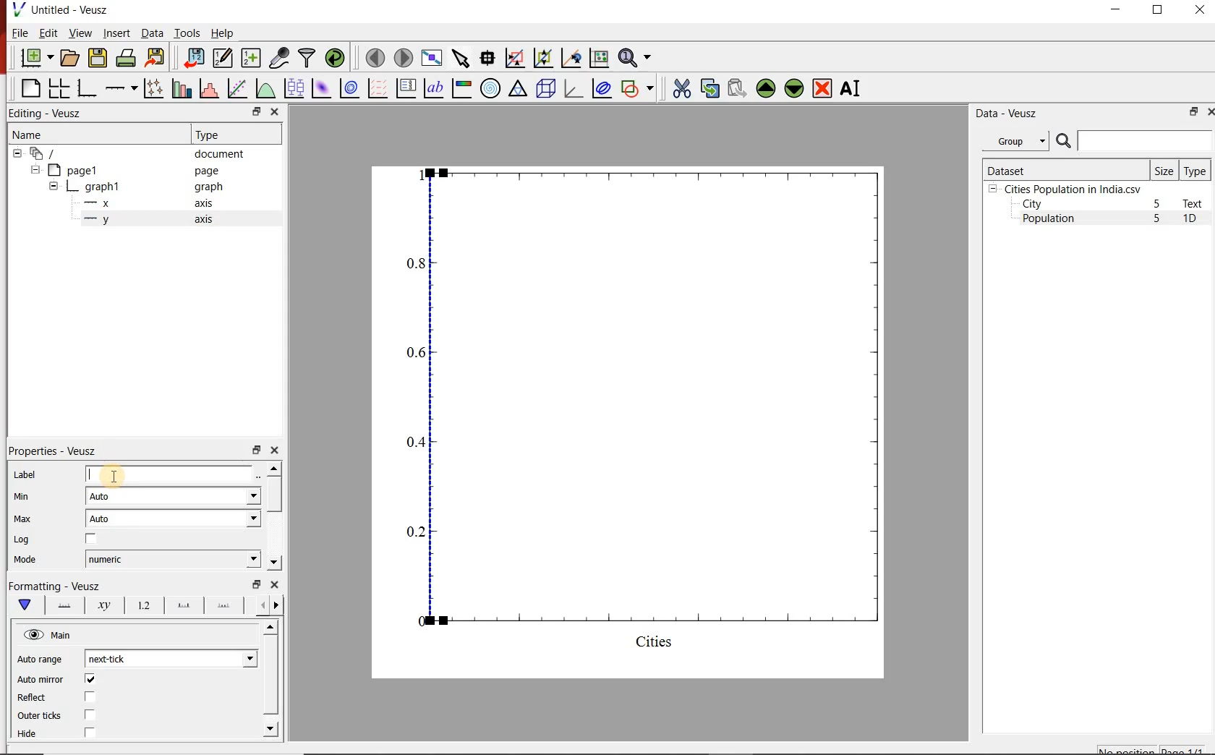 Image resolution: width=1215 pixels, height=755 pixels. I want to click on Cities Population in India.csv, so click(1071, 189).